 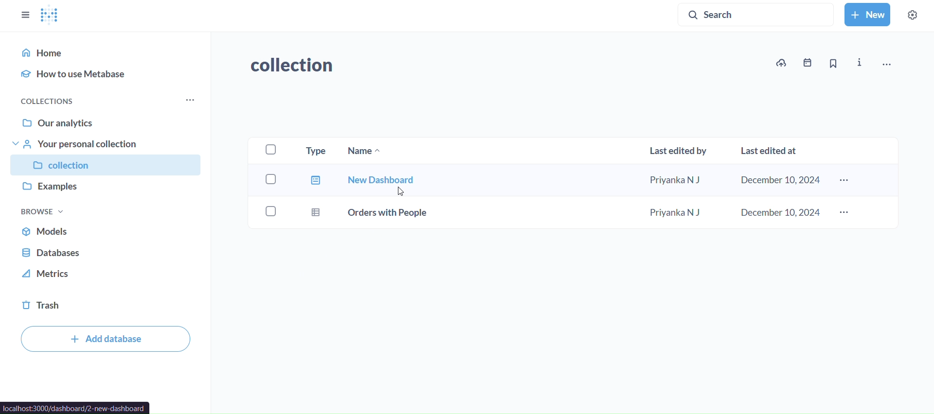 What do you see at coordinates (401, 191) in the screenshot?
I see `Cursor` at bounding box center [401, 191].